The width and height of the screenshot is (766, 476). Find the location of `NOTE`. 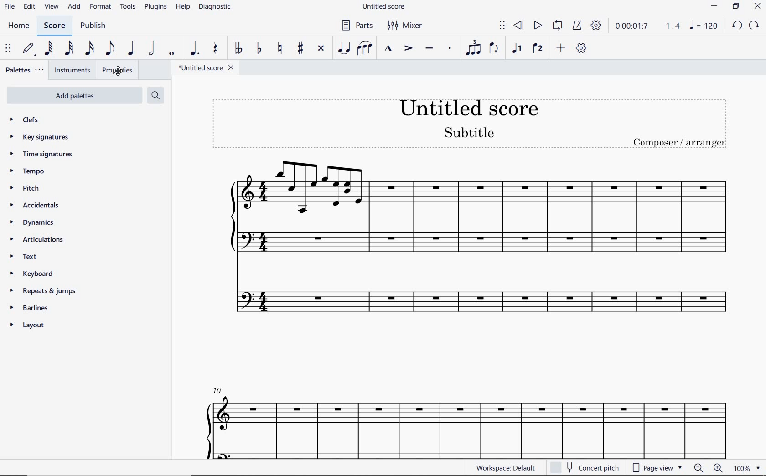

NOTE is located at coordinates (703, 26).